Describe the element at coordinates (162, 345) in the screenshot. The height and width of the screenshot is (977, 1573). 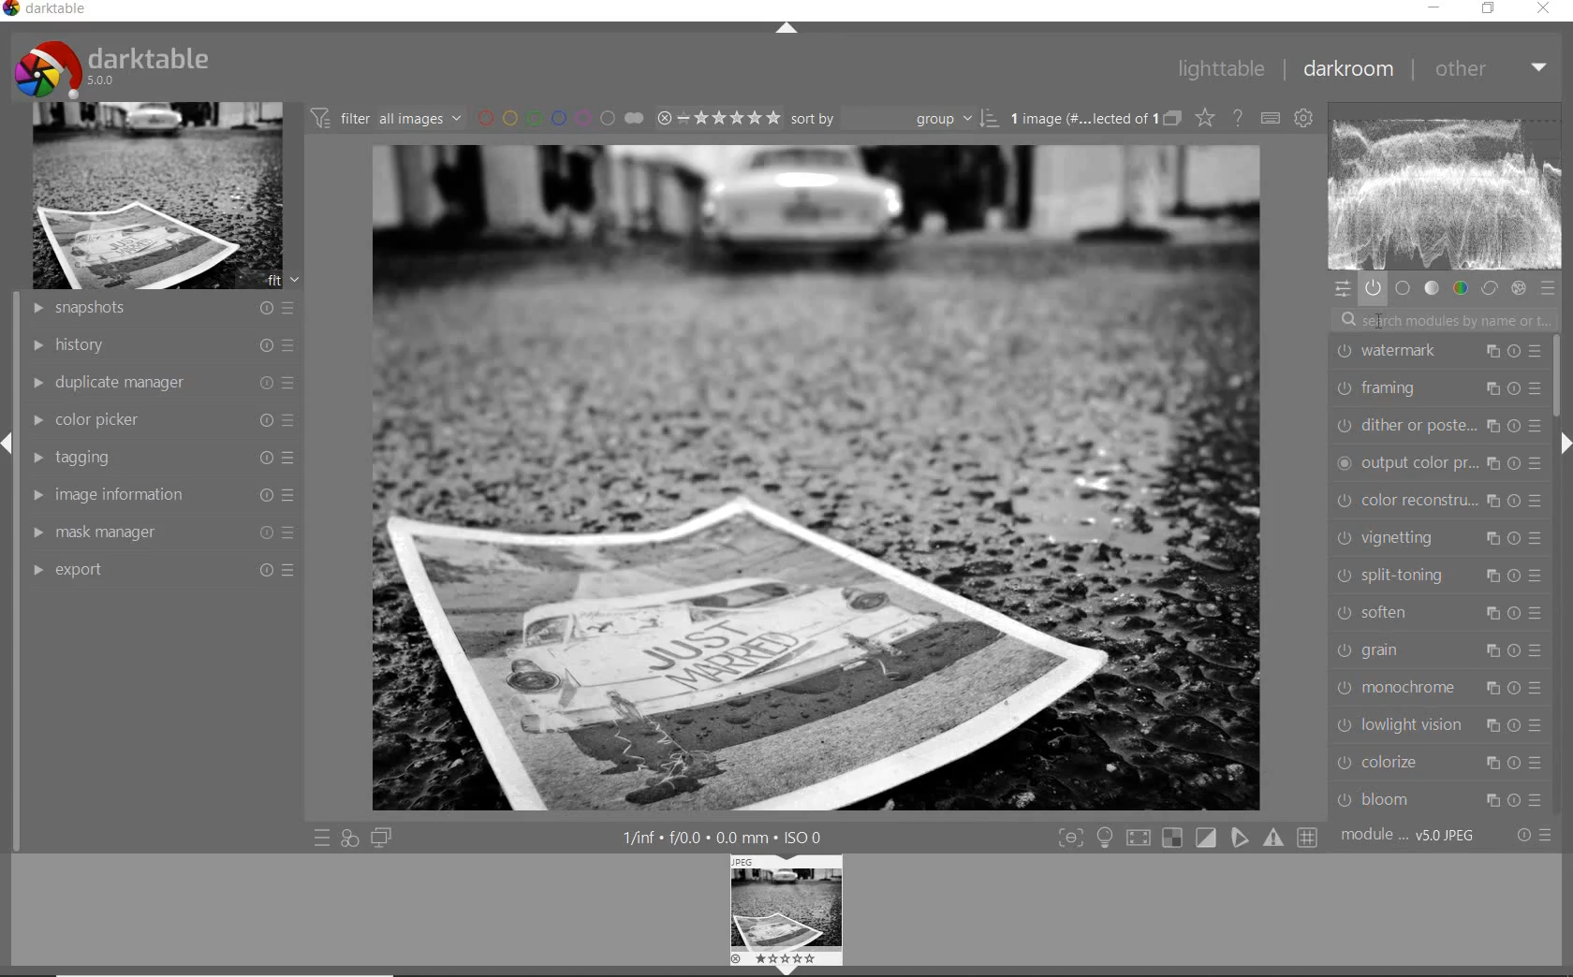
I see `history` at that location.